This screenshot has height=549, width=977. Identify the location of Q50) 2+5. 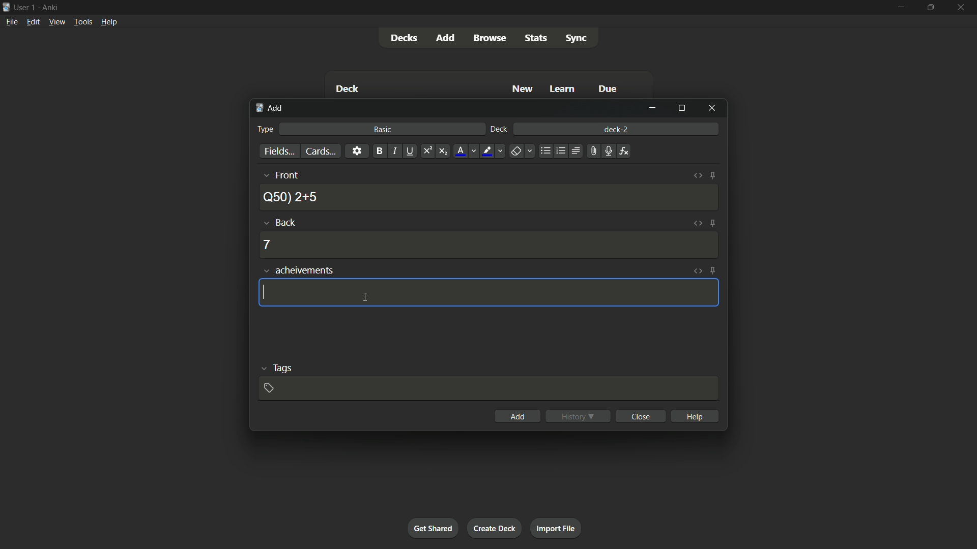
(291, 196).